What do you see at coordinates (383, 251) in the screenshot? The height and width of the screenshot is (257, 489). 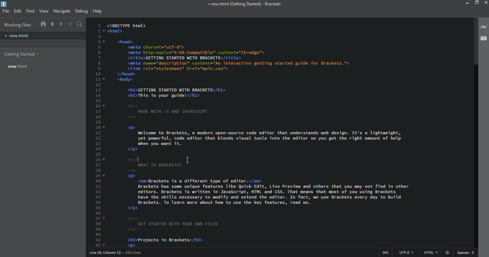 I see `ins` at bounding box center [383, 251].